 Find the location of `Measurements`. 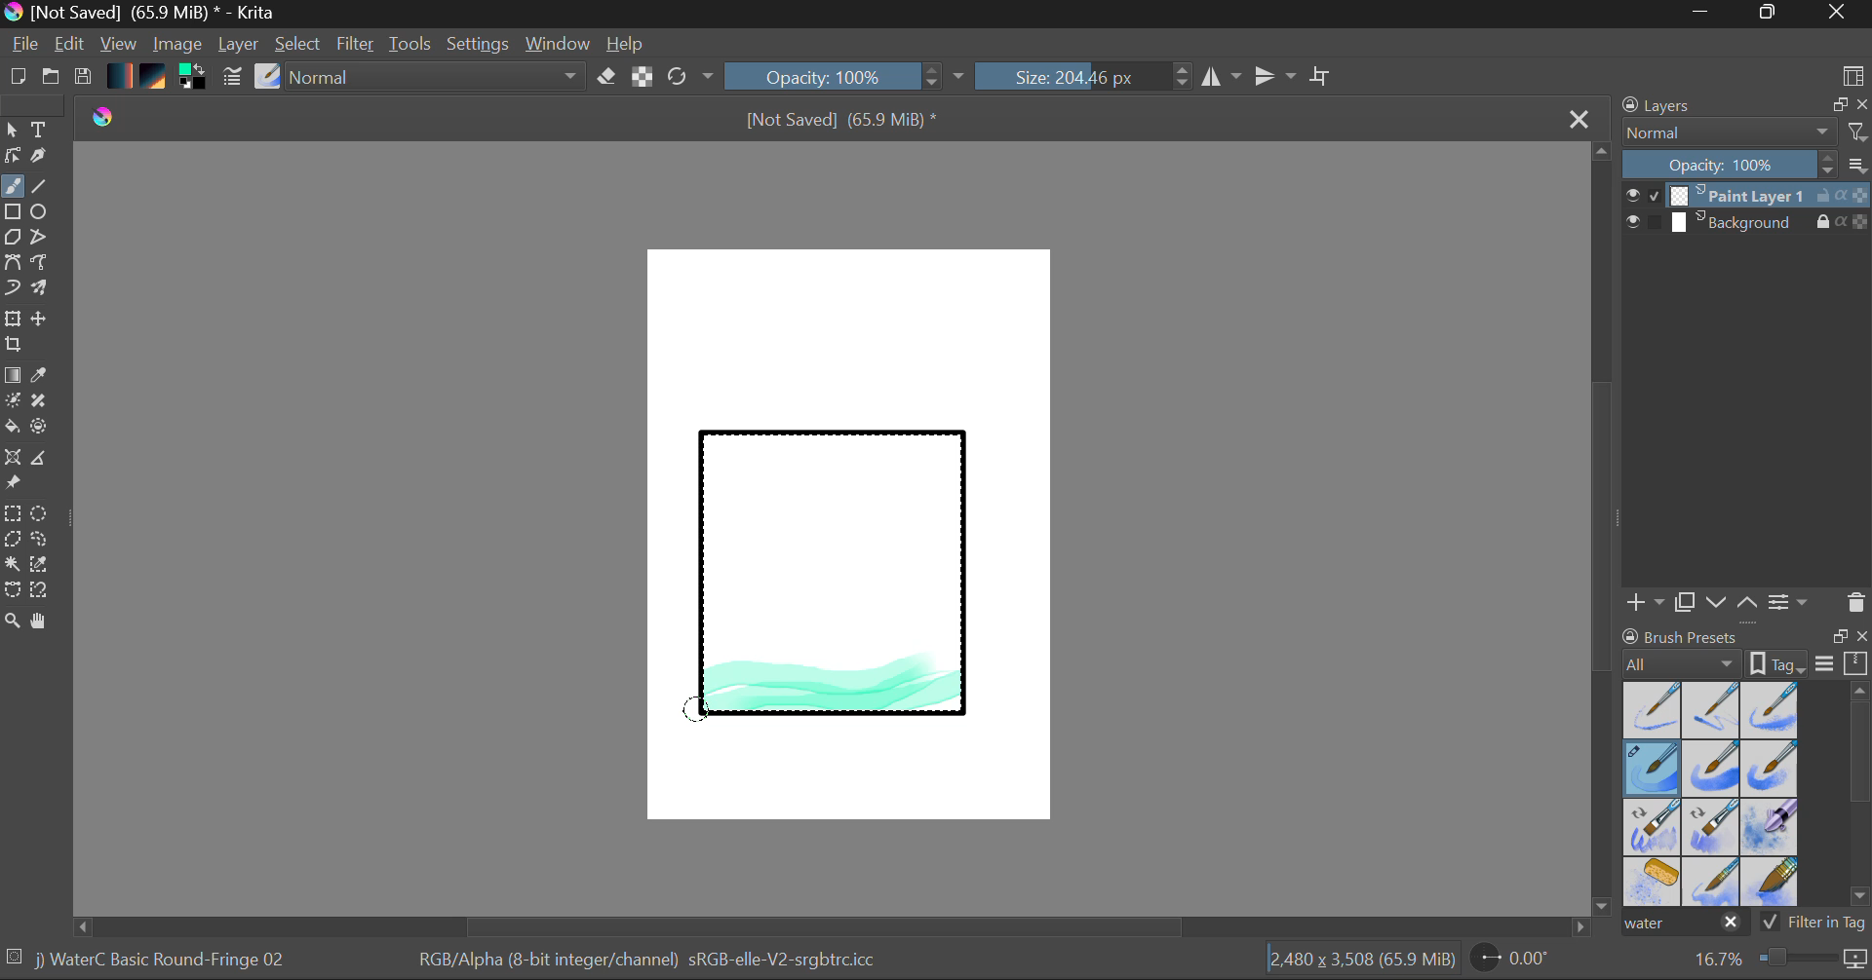

Measurements is located at coordinates (42, 461).